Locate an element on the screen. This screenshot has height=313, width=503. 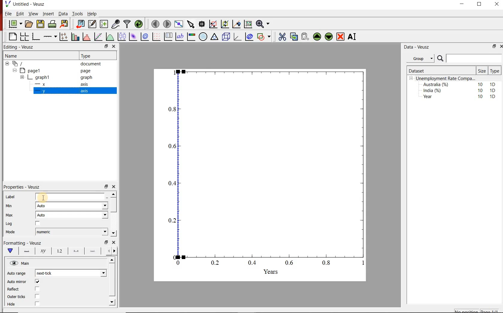
click to recenter graph axes is located at coordinates (237, 24).